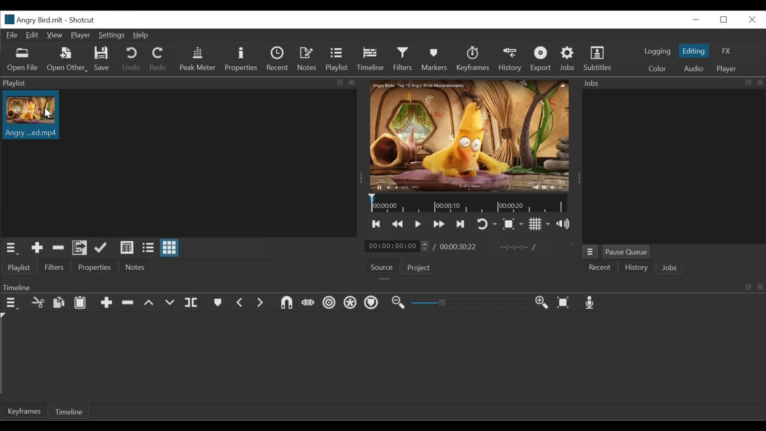 The width and height of the screenshot is (766, 431). I want to click on Jobs, so click(671, 269).